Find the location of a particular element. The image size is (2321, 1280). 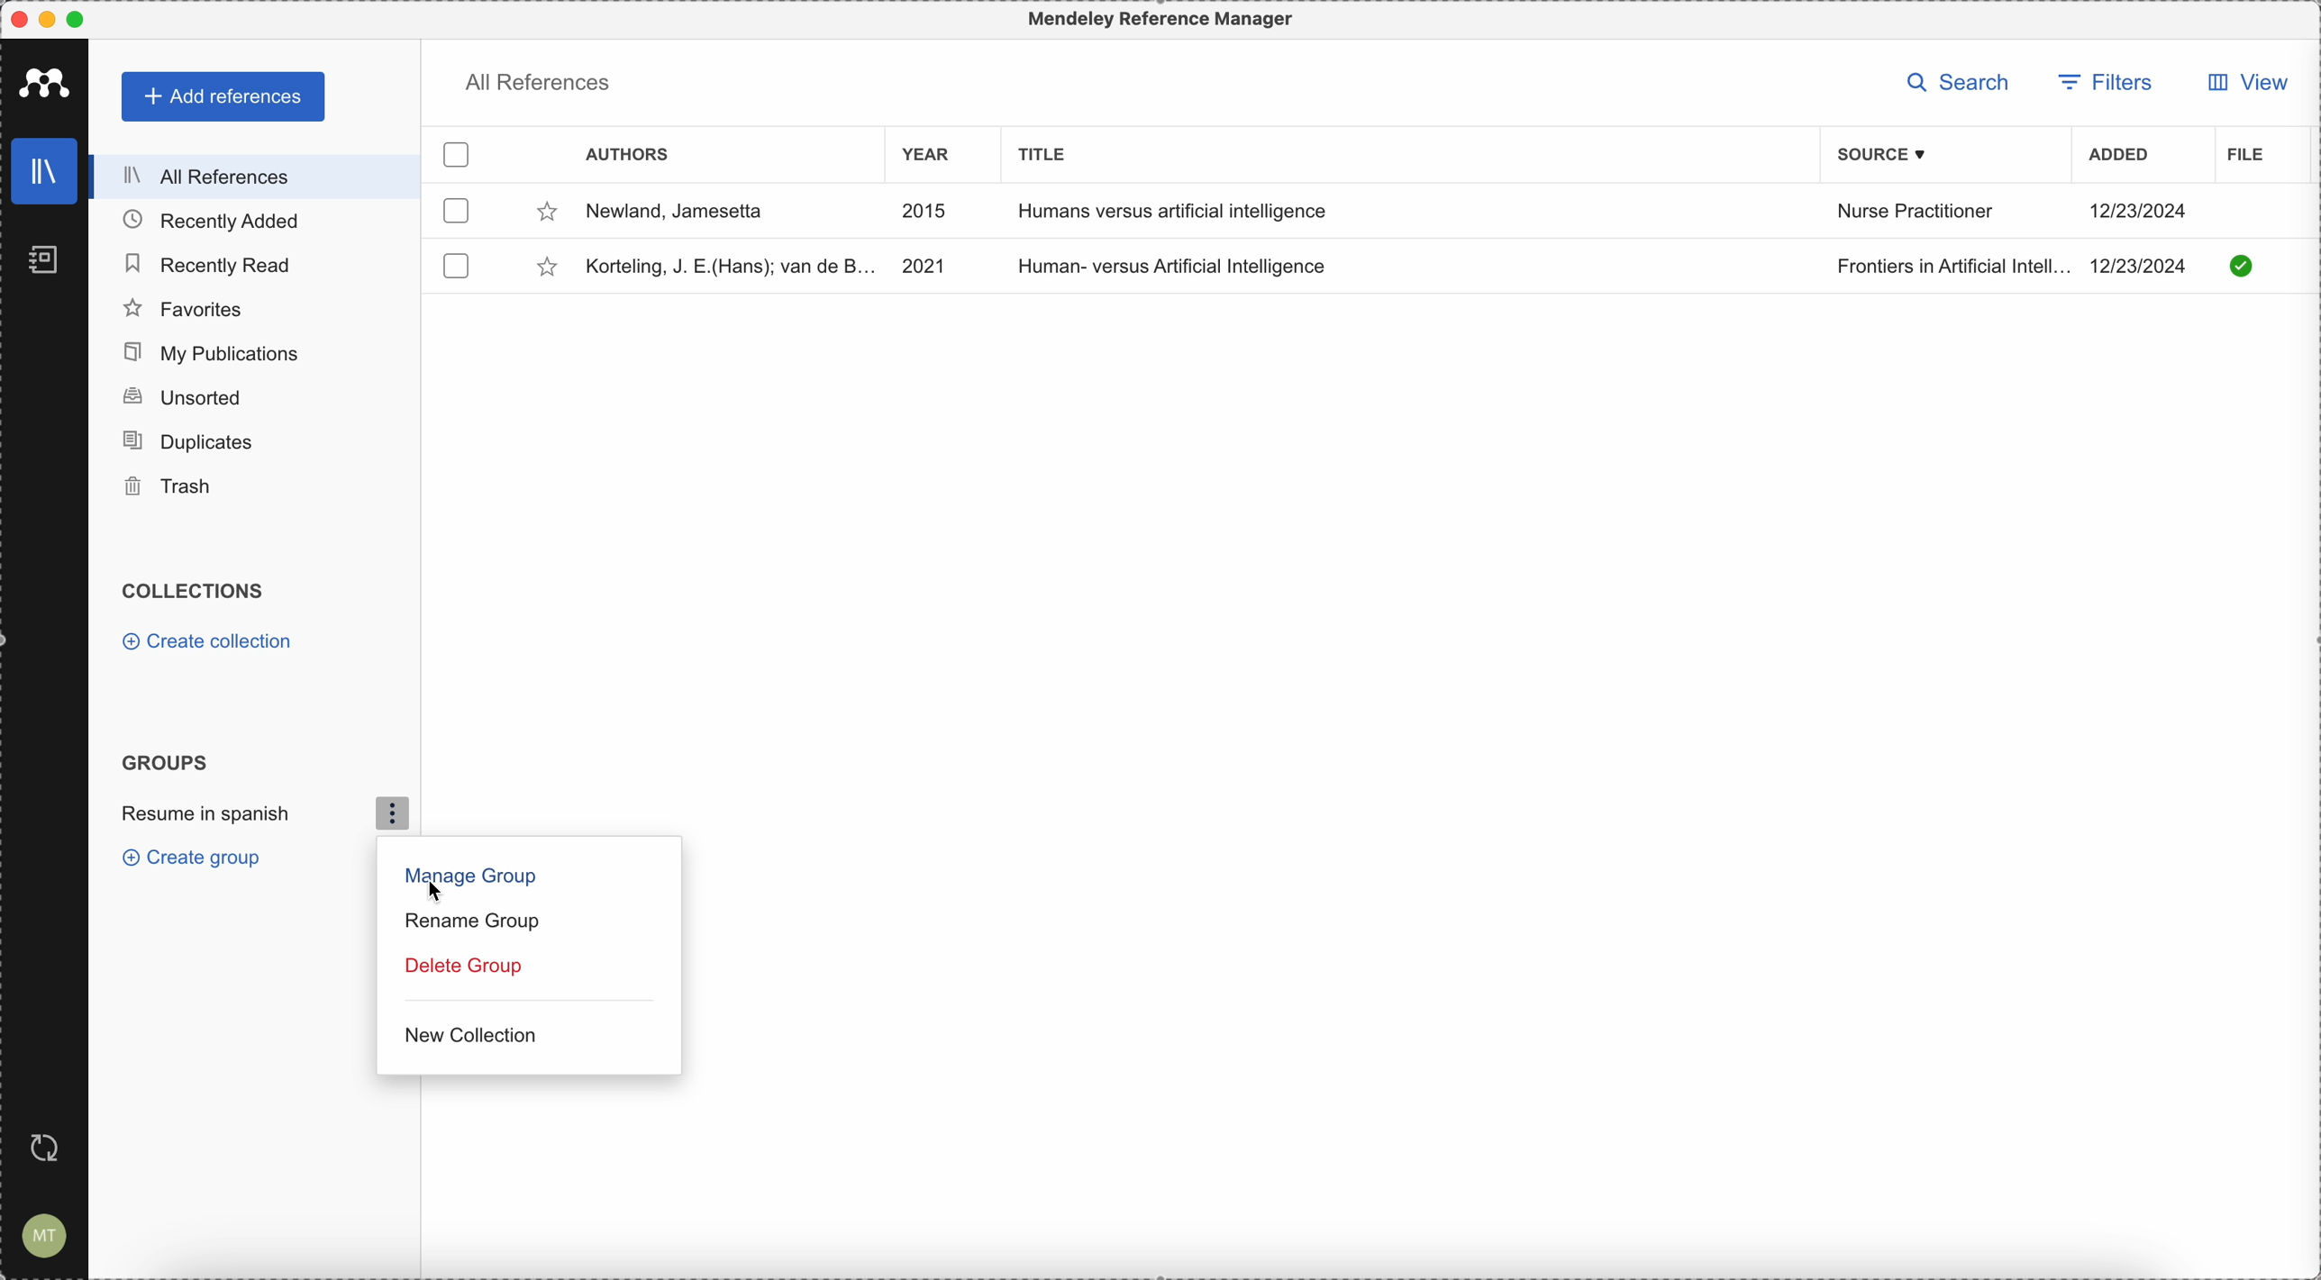

recently read is located at coordinates (214, 263).